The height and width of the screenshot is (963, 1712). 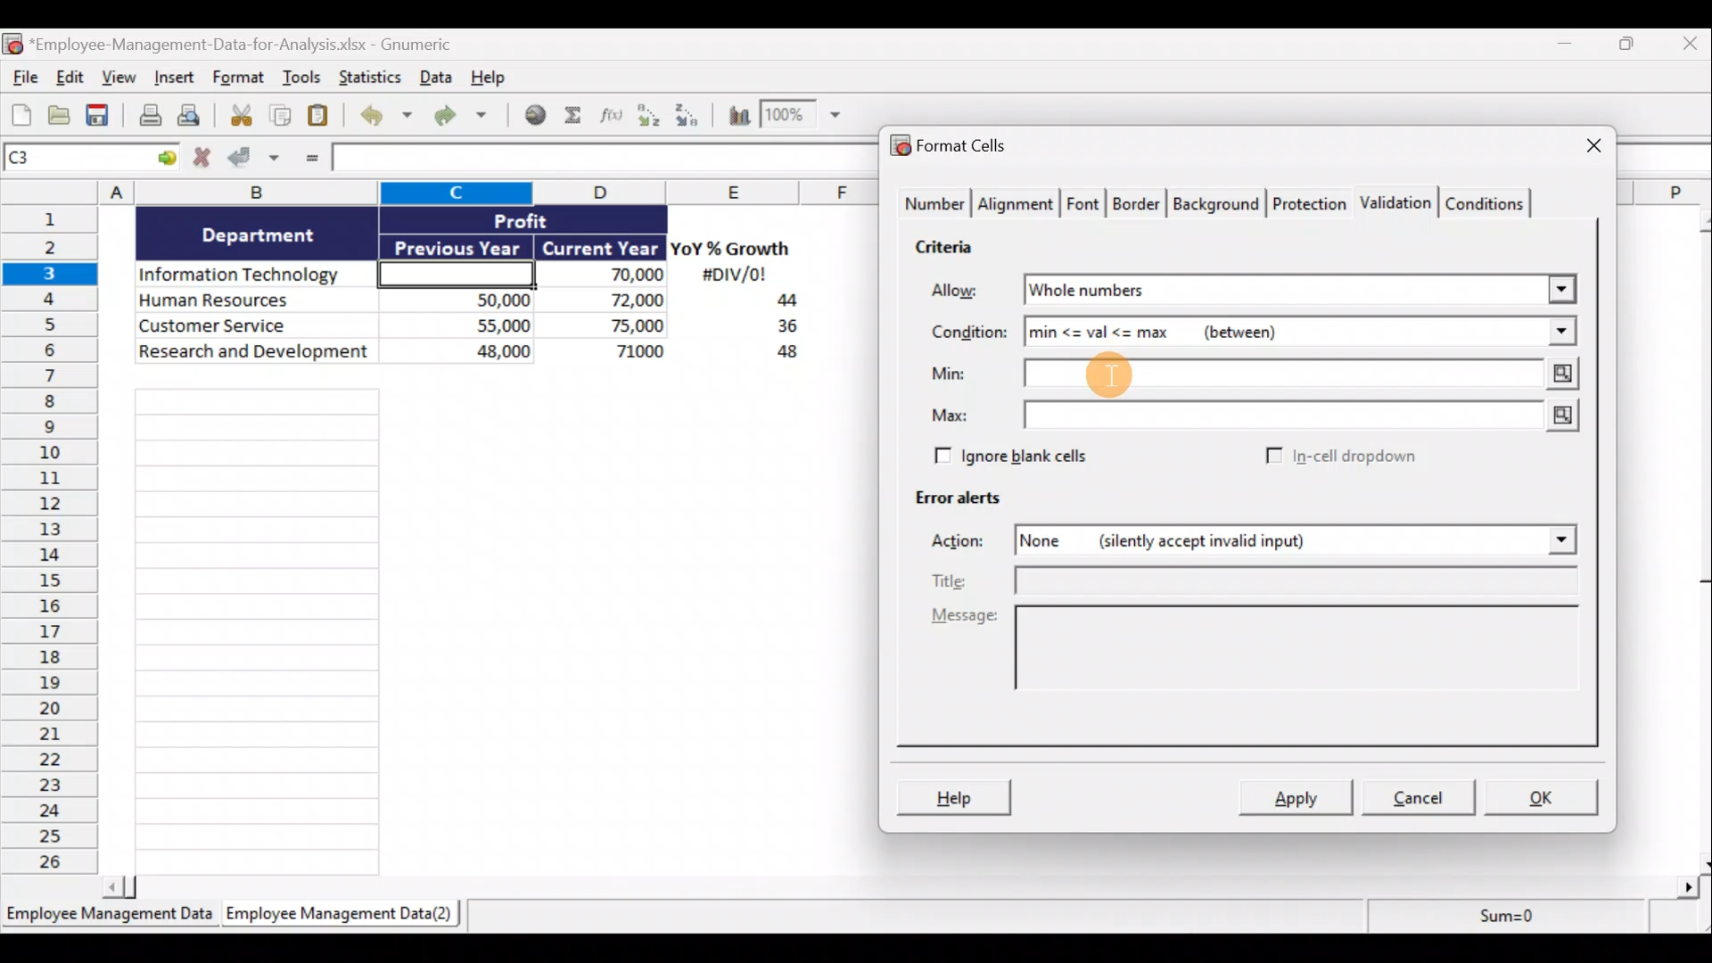 What do you see at coordinates (1297, 416) in the screenshot?
I see `Max value` at bounding box center [1297, 416].